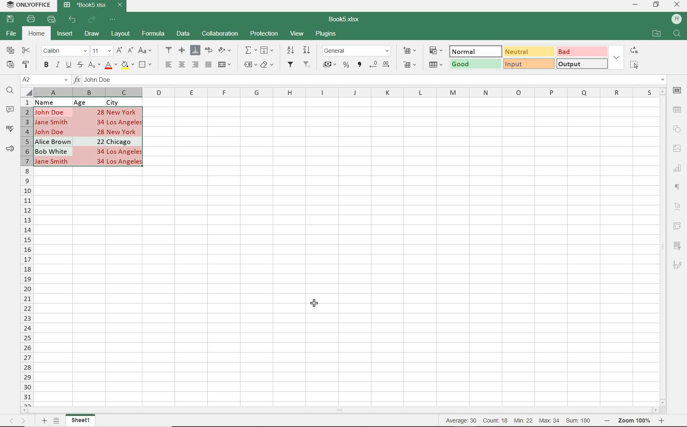  I want to click on CHANGE DECIMAL PLACE, so click(379, 65).